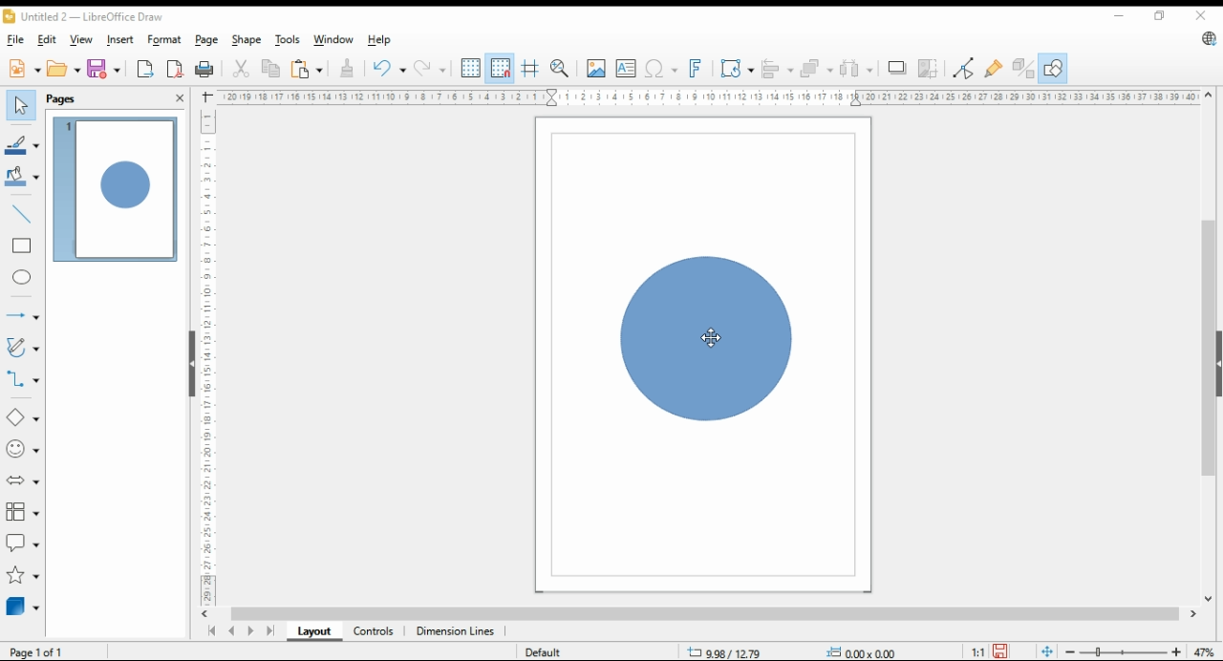  I want to click on lines and arrows, so click(22, 314).